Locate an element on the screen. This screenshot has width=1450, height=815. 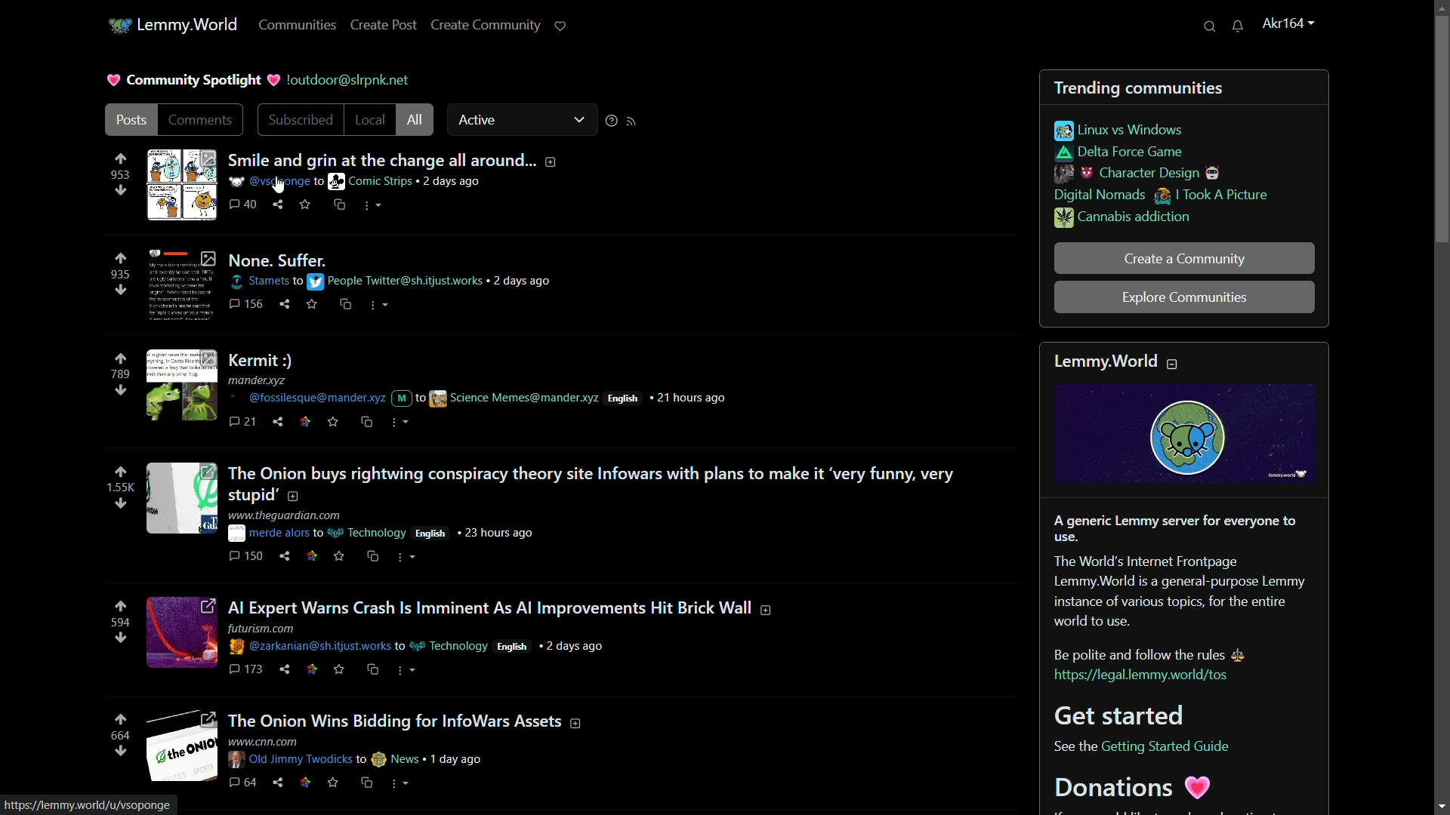
picture is located at coordinates (274, 80).